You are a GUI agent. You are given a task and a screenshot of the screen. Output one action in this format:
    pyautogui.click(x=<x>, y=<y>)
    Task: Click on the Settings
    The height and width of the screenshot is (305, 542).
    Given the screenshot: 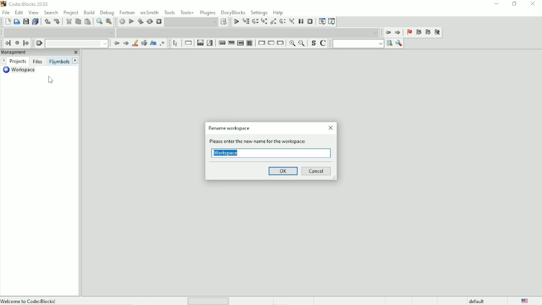 What is the action you would take?
    pyautogui.click(x=259, y=12)
    